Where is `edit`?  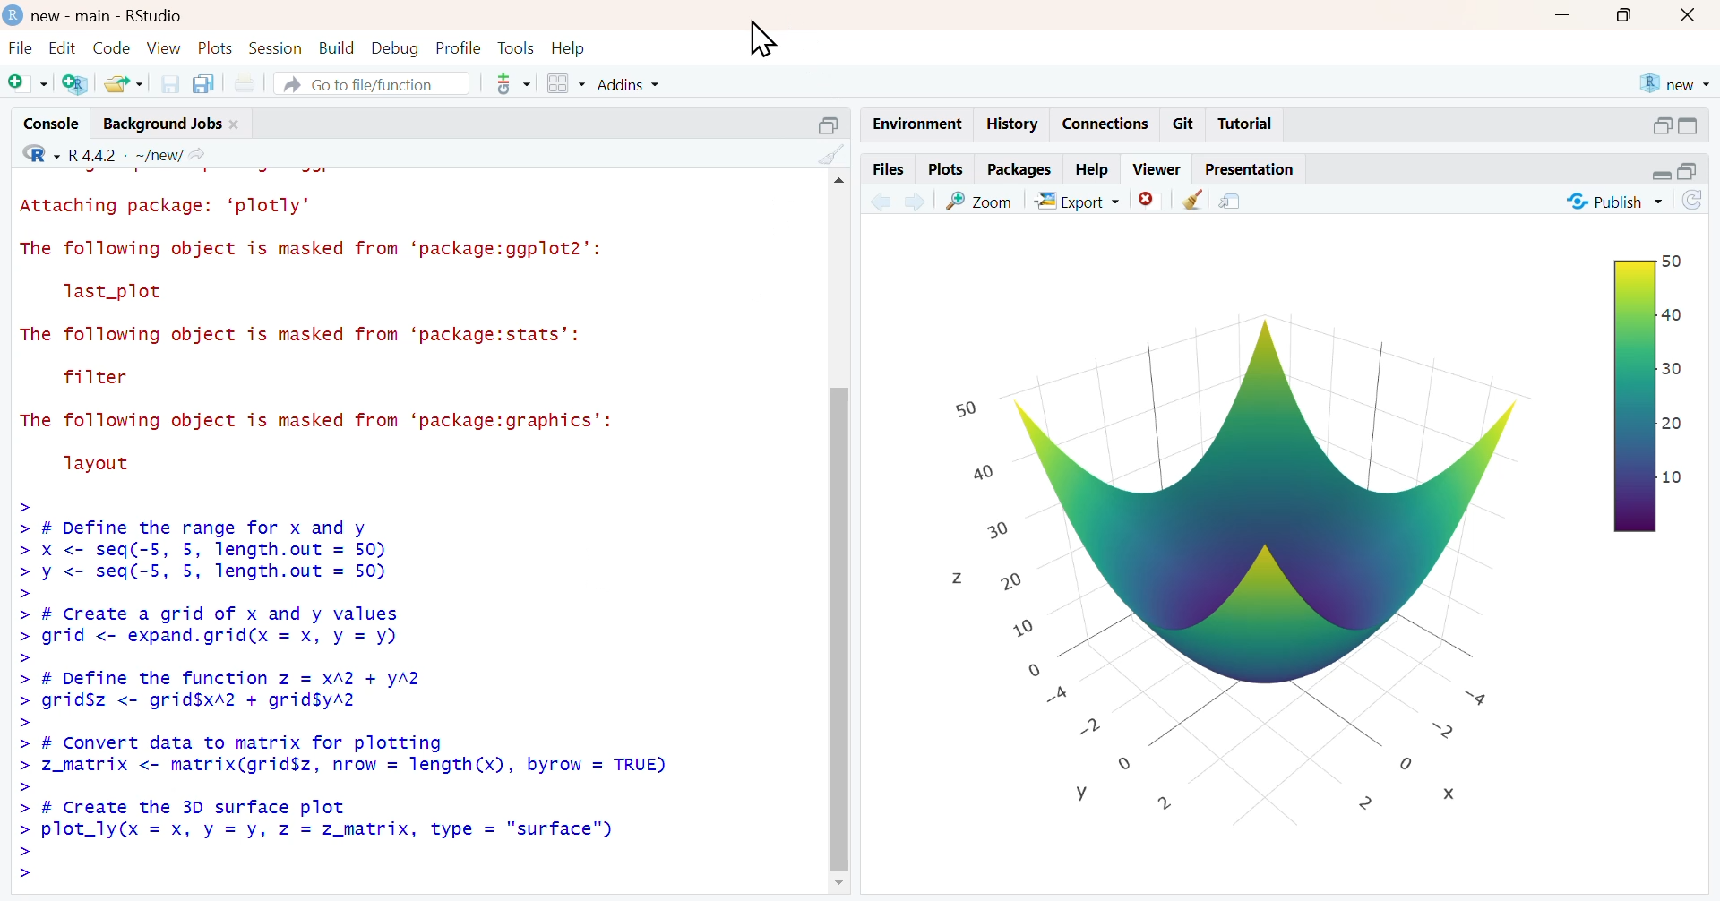 edit is located at coordinates (58, 47).